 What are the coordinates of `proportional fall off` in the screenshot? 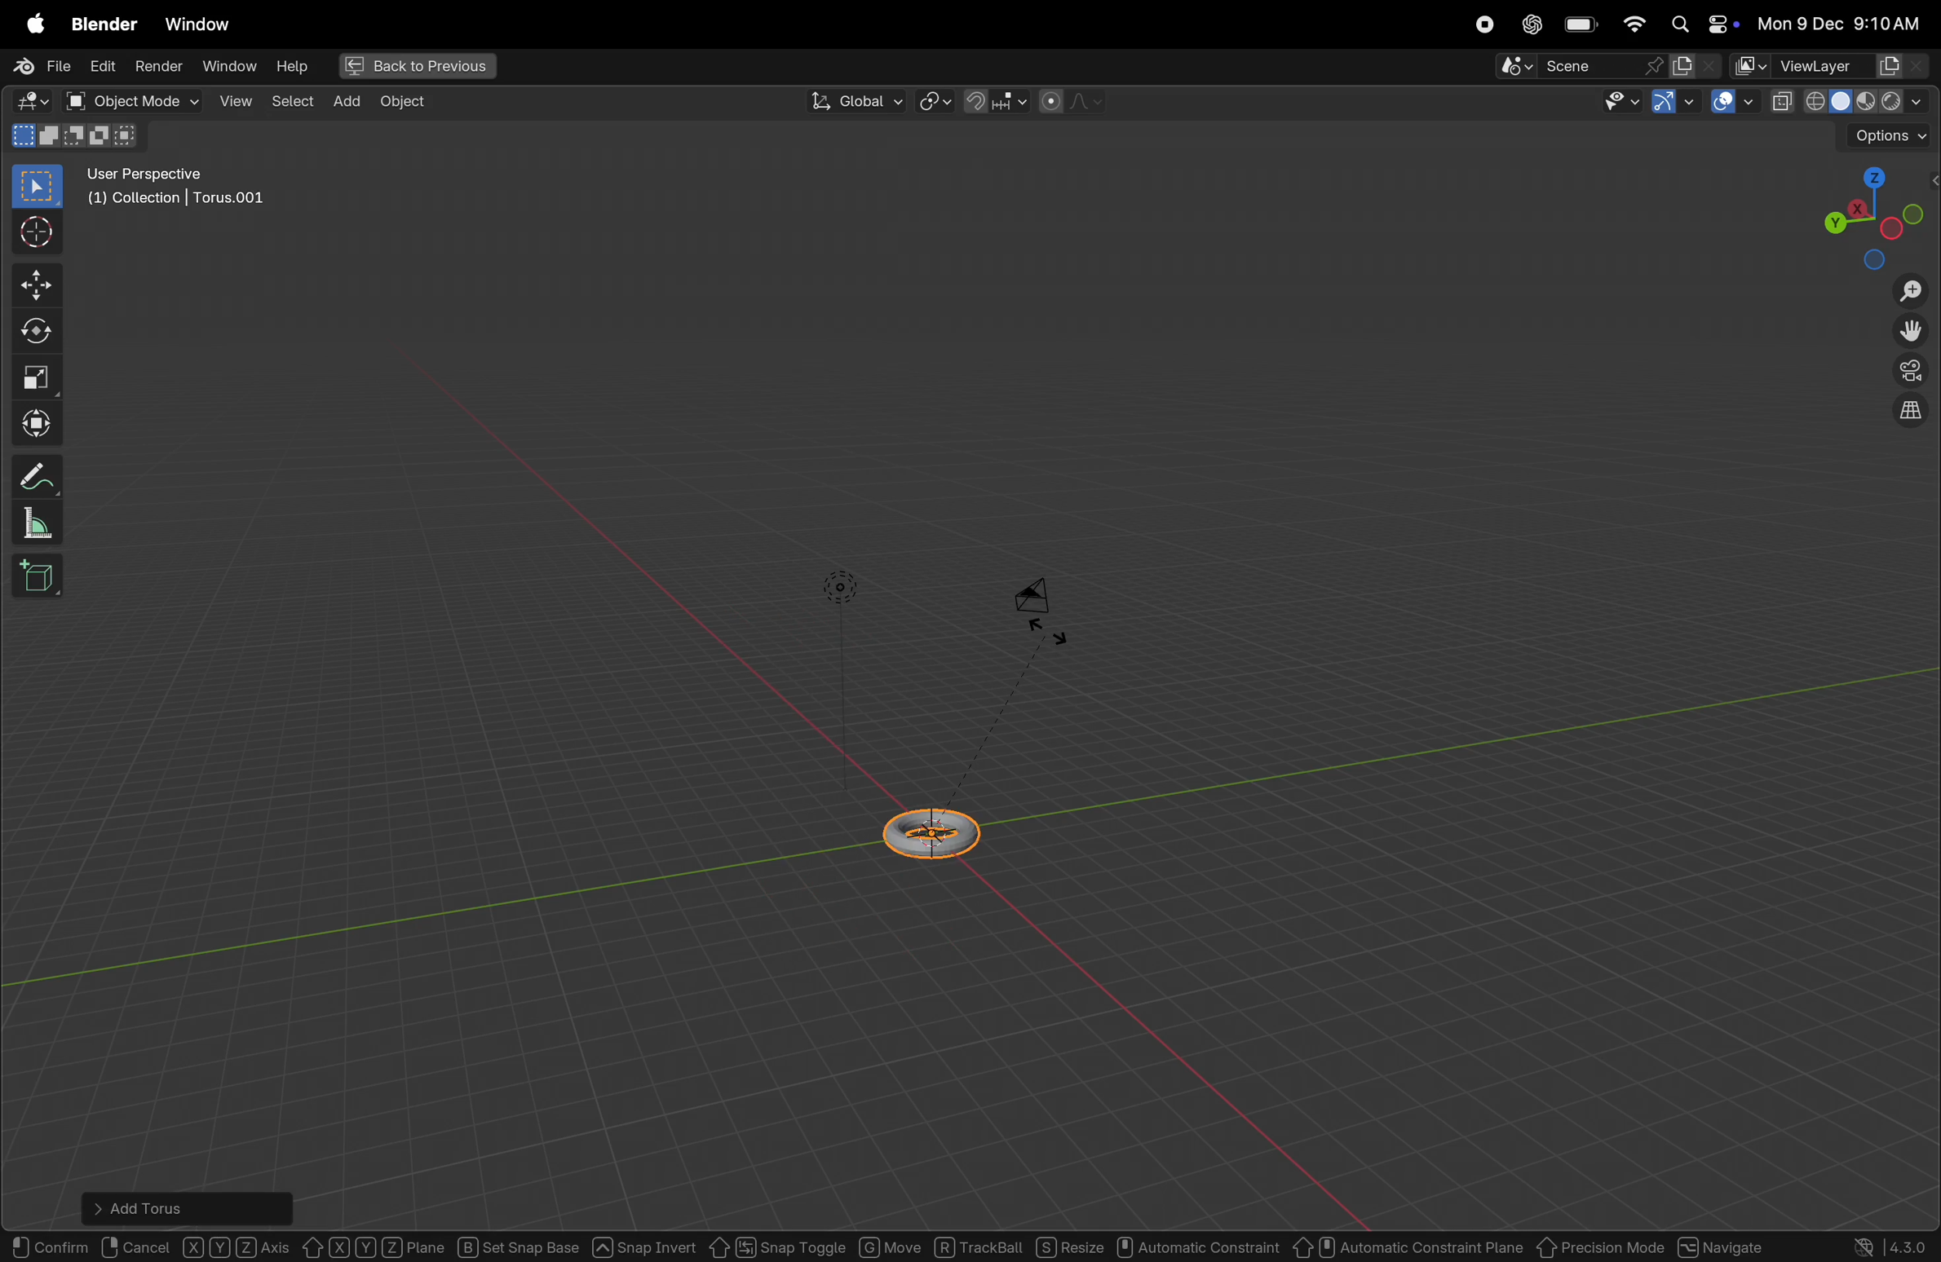 It's located at (1069, 101).